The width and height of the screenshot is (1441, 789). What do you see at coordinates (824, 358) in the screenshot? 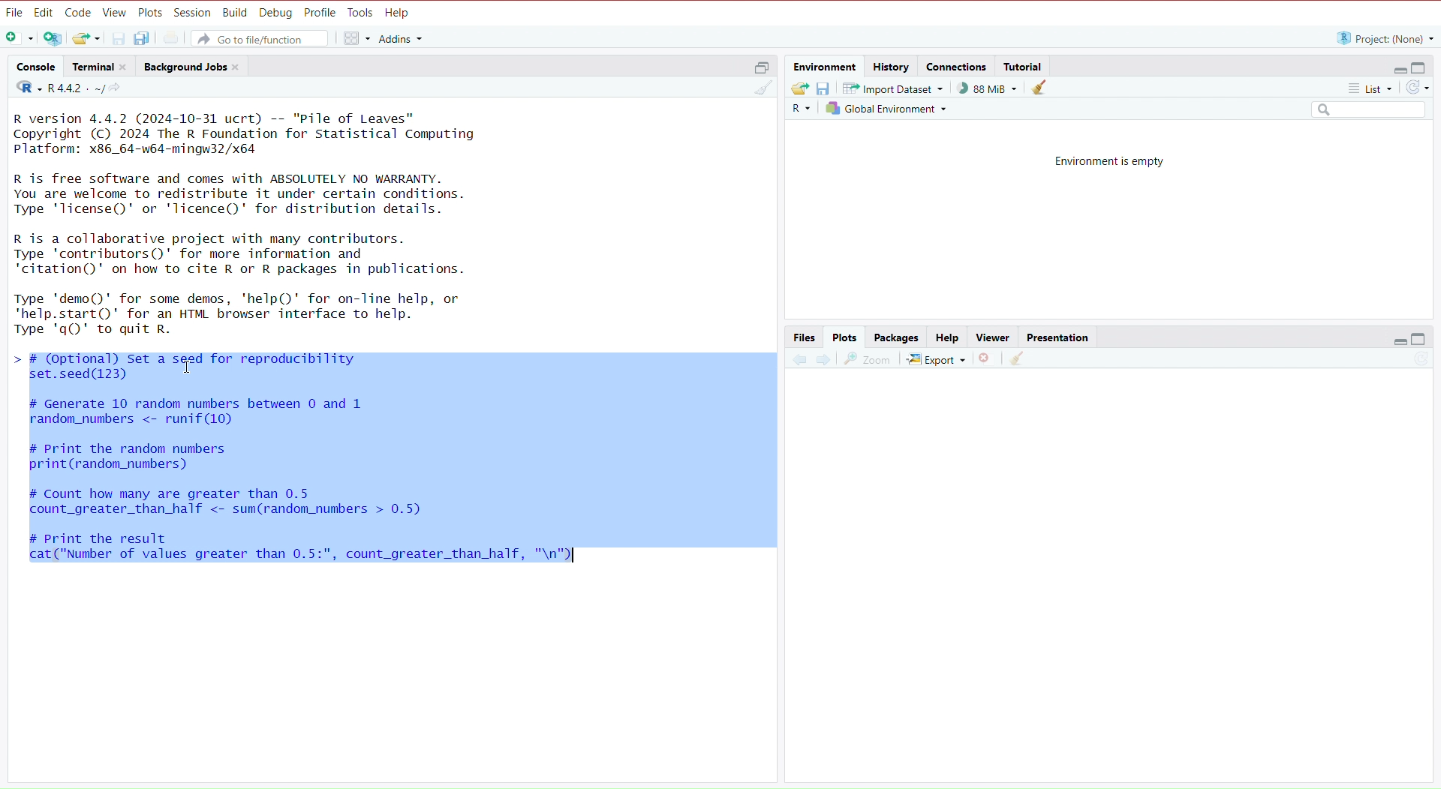
I see `Next Plot` at bounding box center [824, 358].